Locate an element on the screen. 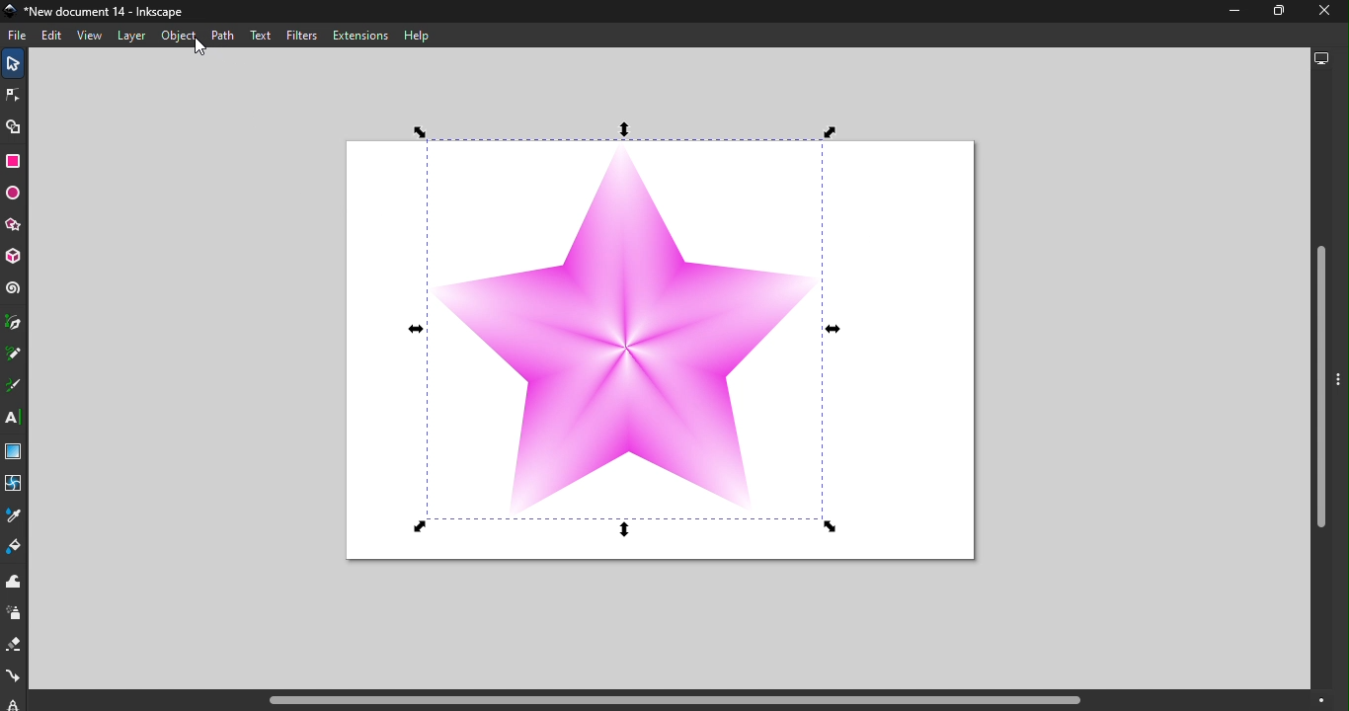 The image size is (1349, 711). Eraser tool is located at coordinates (16, 645).